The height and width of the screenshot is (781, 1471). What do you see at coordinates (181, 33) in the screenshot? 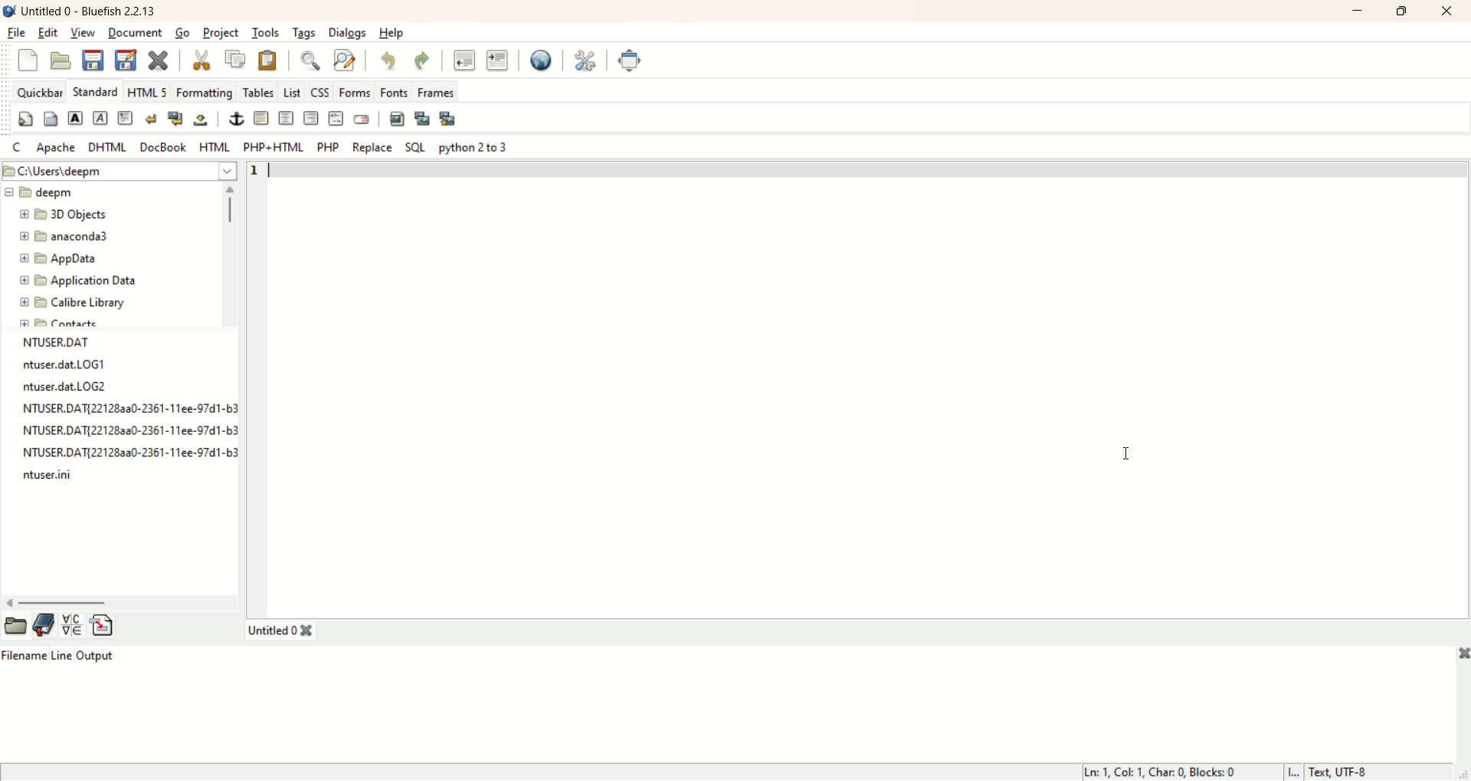
I see `go` at bounding box center [181, 33].